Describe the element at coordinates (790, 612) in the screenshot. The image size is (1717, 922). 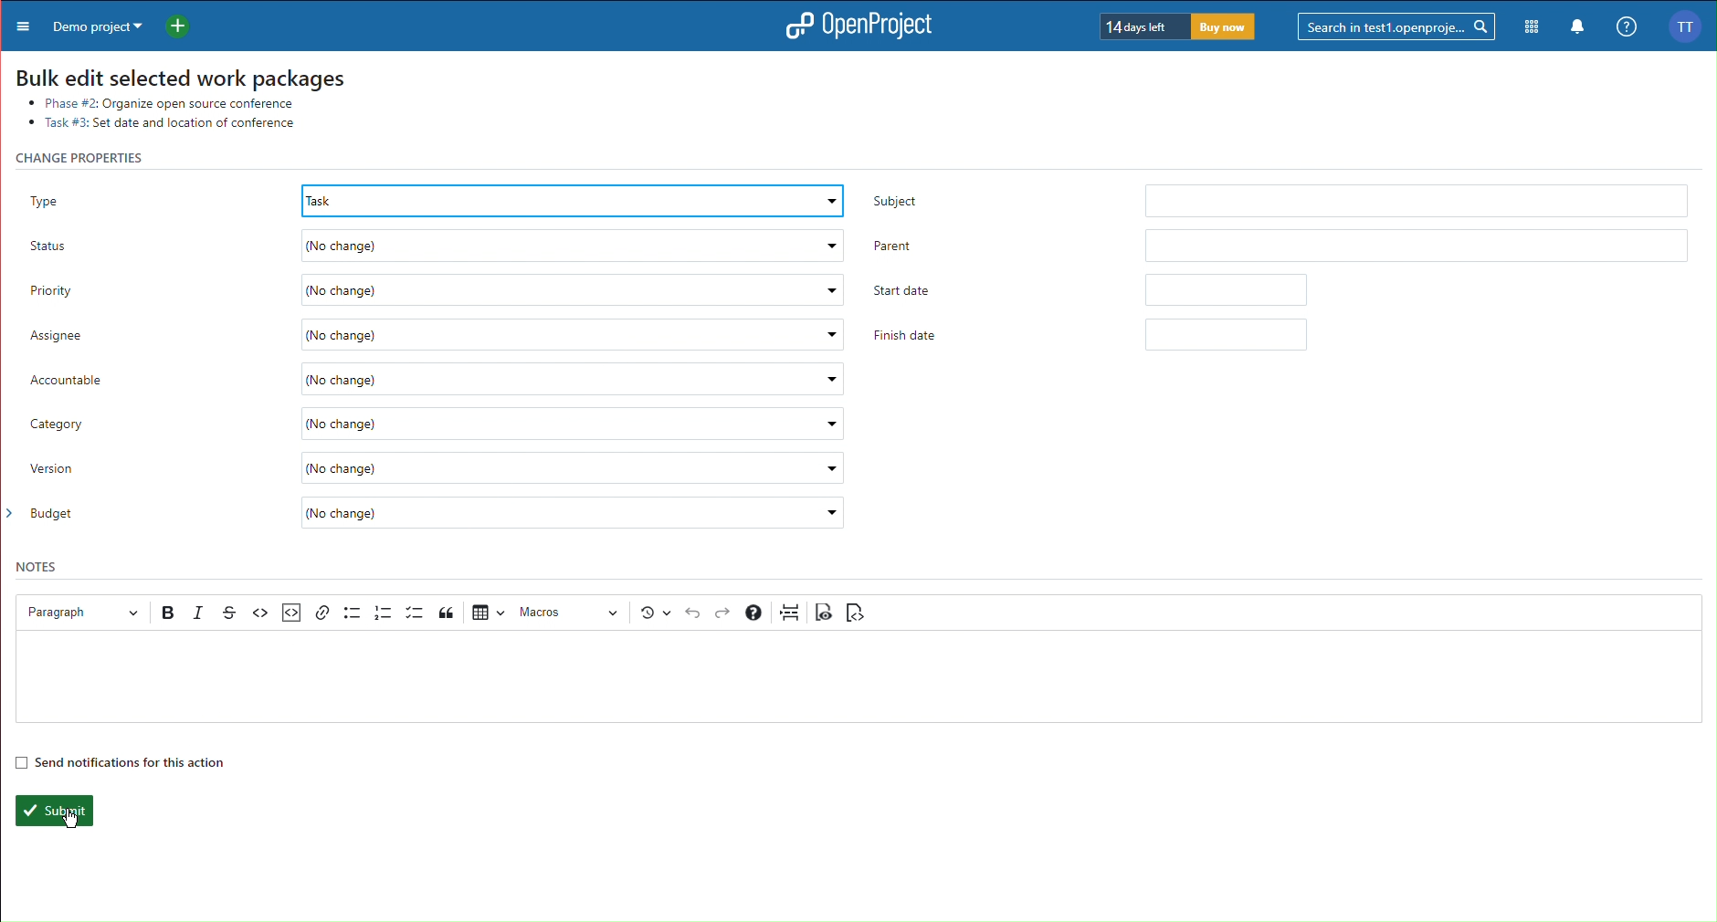
I see `Page break` at that location.